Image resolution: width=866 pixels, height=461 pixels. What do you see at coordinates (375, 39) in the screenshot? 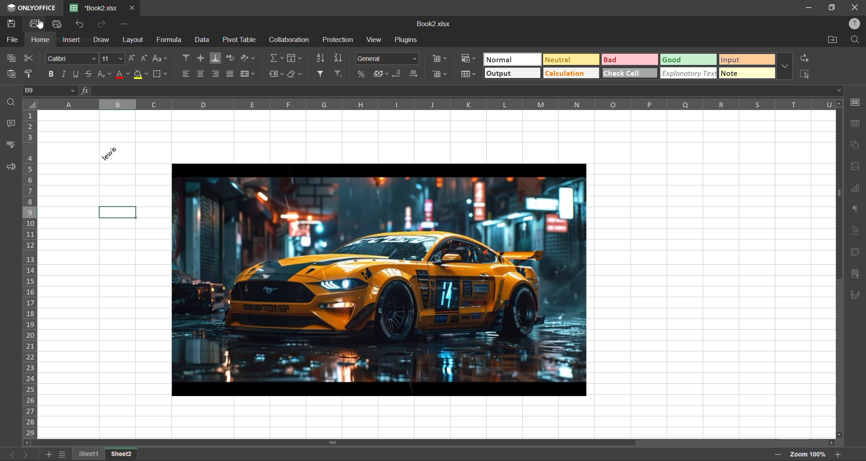
I see `view` at bounding box center [375, 39].